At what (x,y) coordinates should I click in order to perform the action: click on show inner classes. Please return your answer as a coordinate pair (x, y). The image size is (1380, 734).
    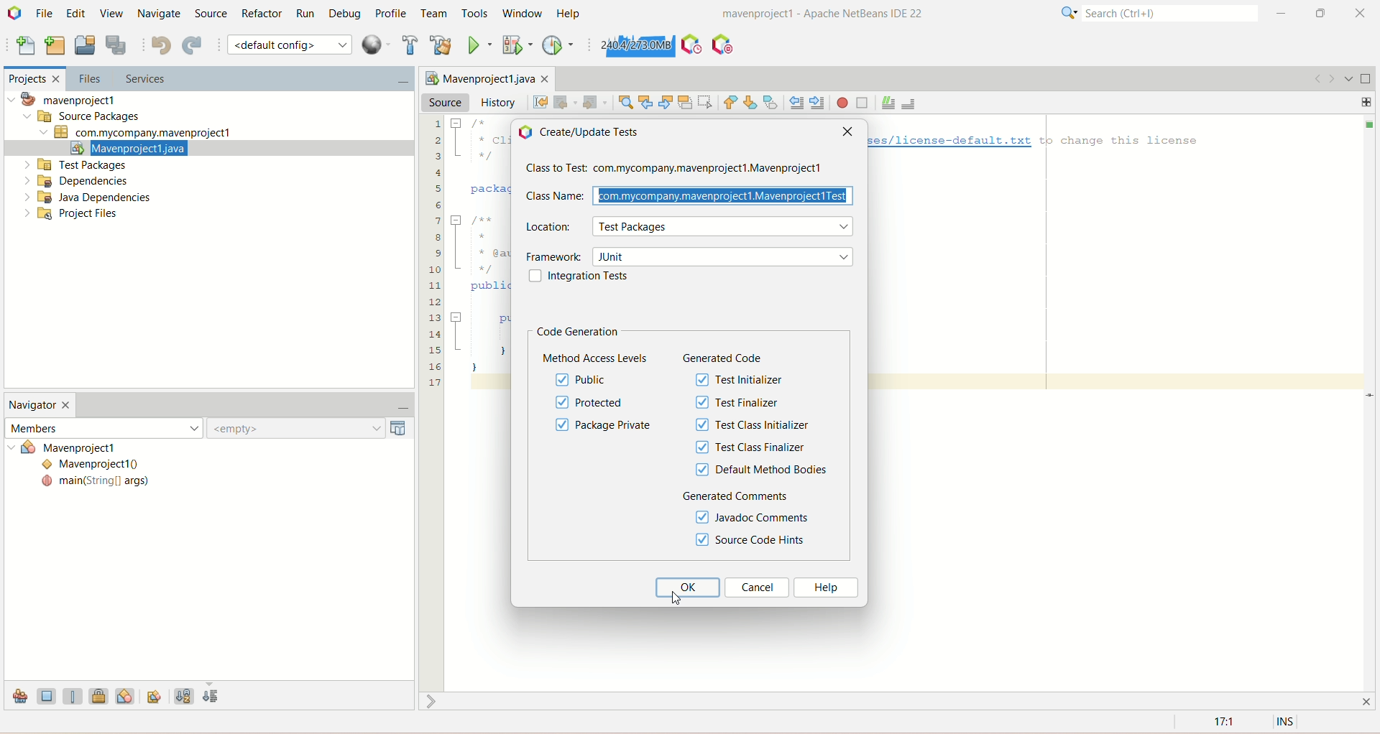
    Looking at the image, I should click on (126, 695).